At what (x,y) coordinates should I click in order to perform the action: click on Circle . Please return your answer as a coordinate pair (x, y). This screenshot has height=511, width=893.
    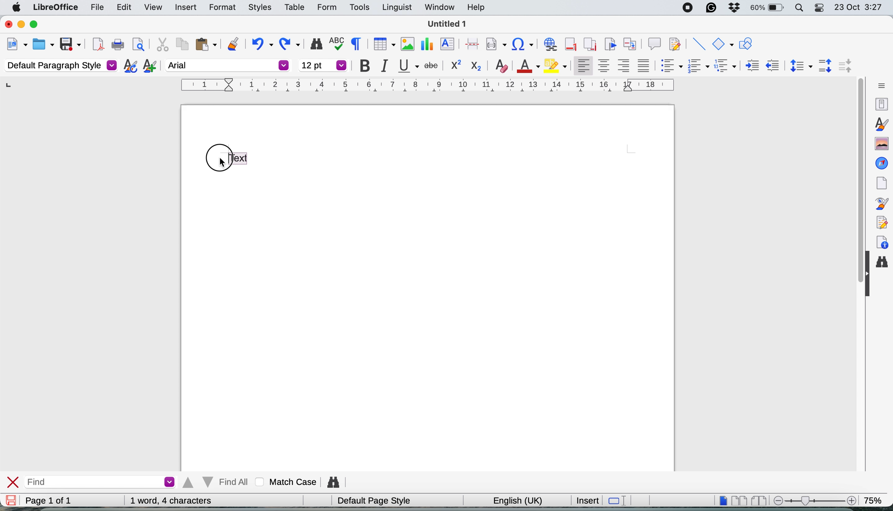
    Looking at the image, I should click on (218, 159).